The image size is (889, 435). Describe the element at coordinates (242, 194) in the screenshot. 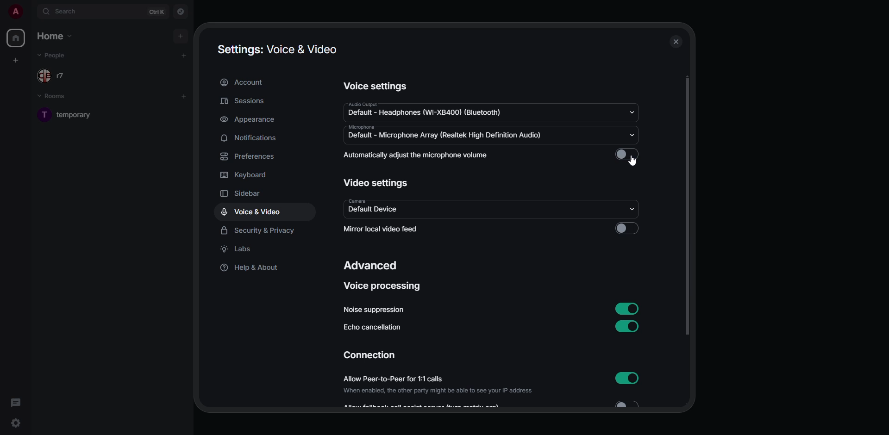

I see `sidebar` at that location.